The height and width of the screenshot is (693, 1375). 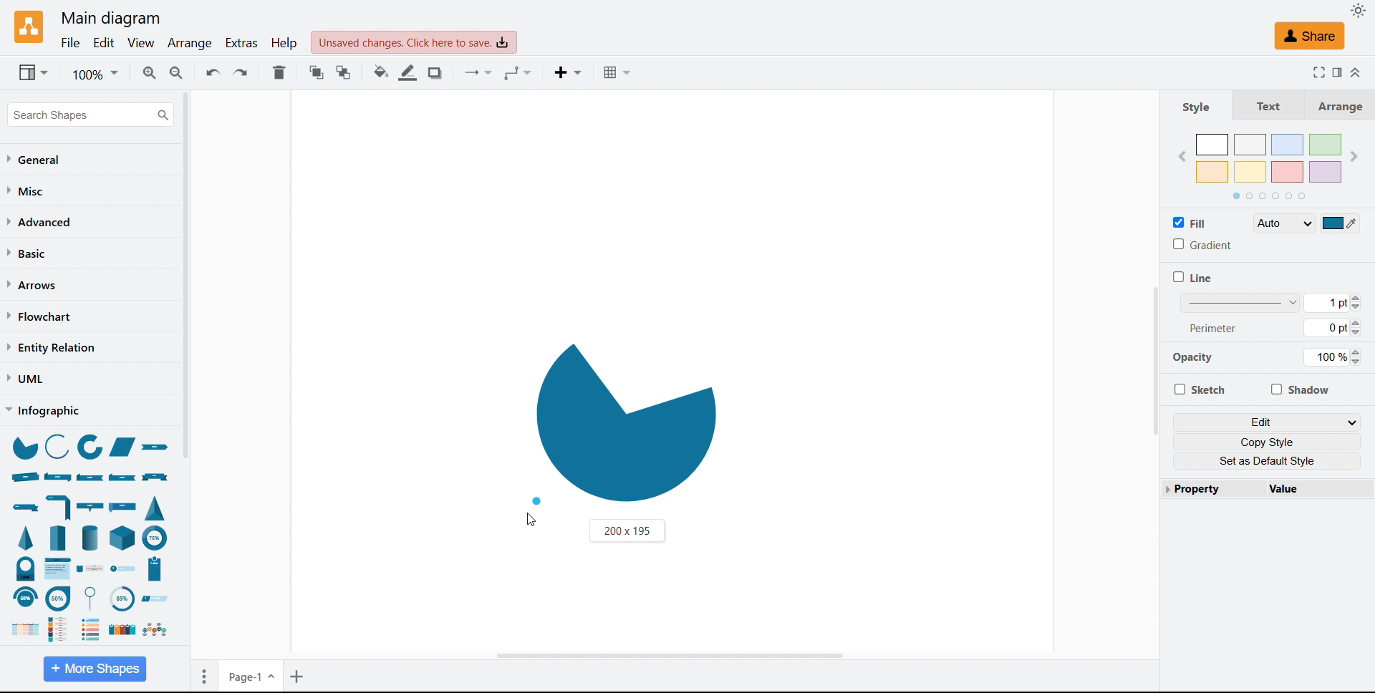 I want to click on Cursor , so click(x=531, y=520).